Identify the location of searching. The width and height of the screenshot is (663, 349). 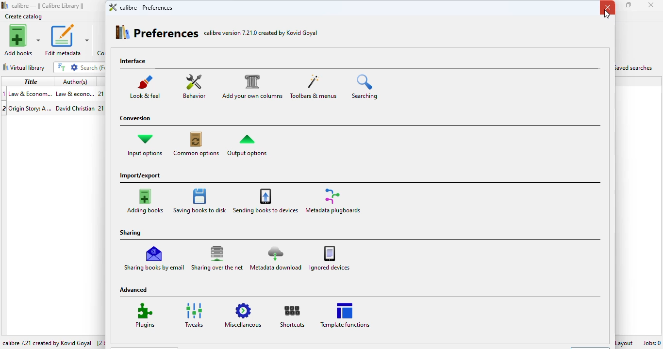
(365, 86).